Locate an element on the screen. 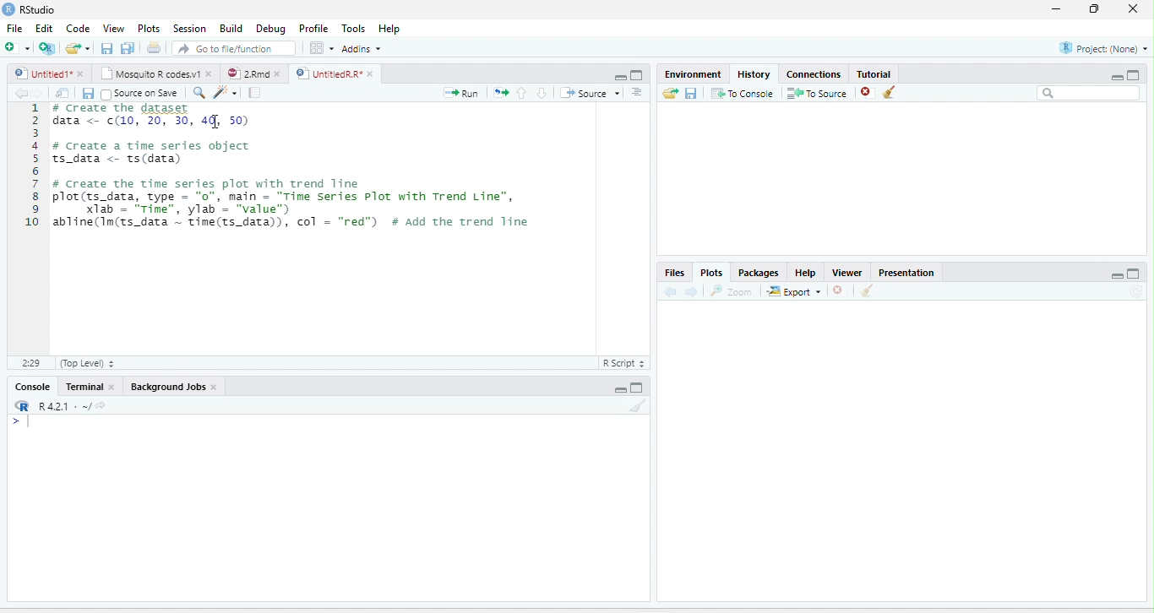 The height and width of the screenshot is (613, 1154). Export is located at coordinates (794, 291).